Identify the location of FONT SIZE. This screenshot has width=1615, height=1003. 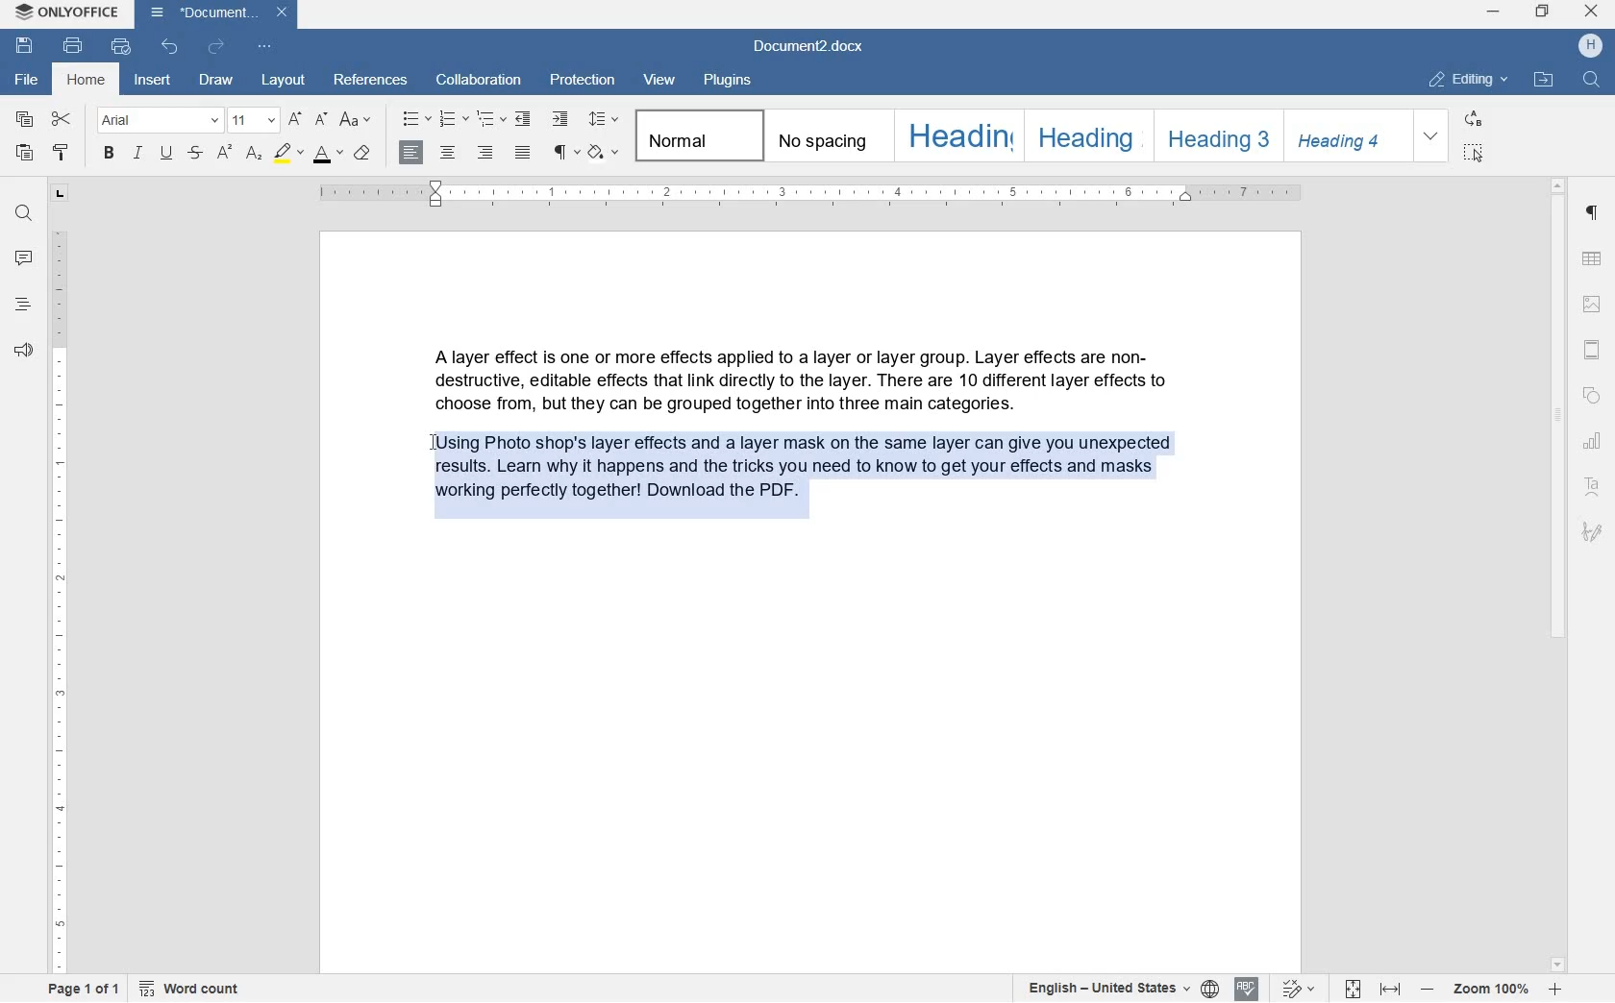
(252, 119).